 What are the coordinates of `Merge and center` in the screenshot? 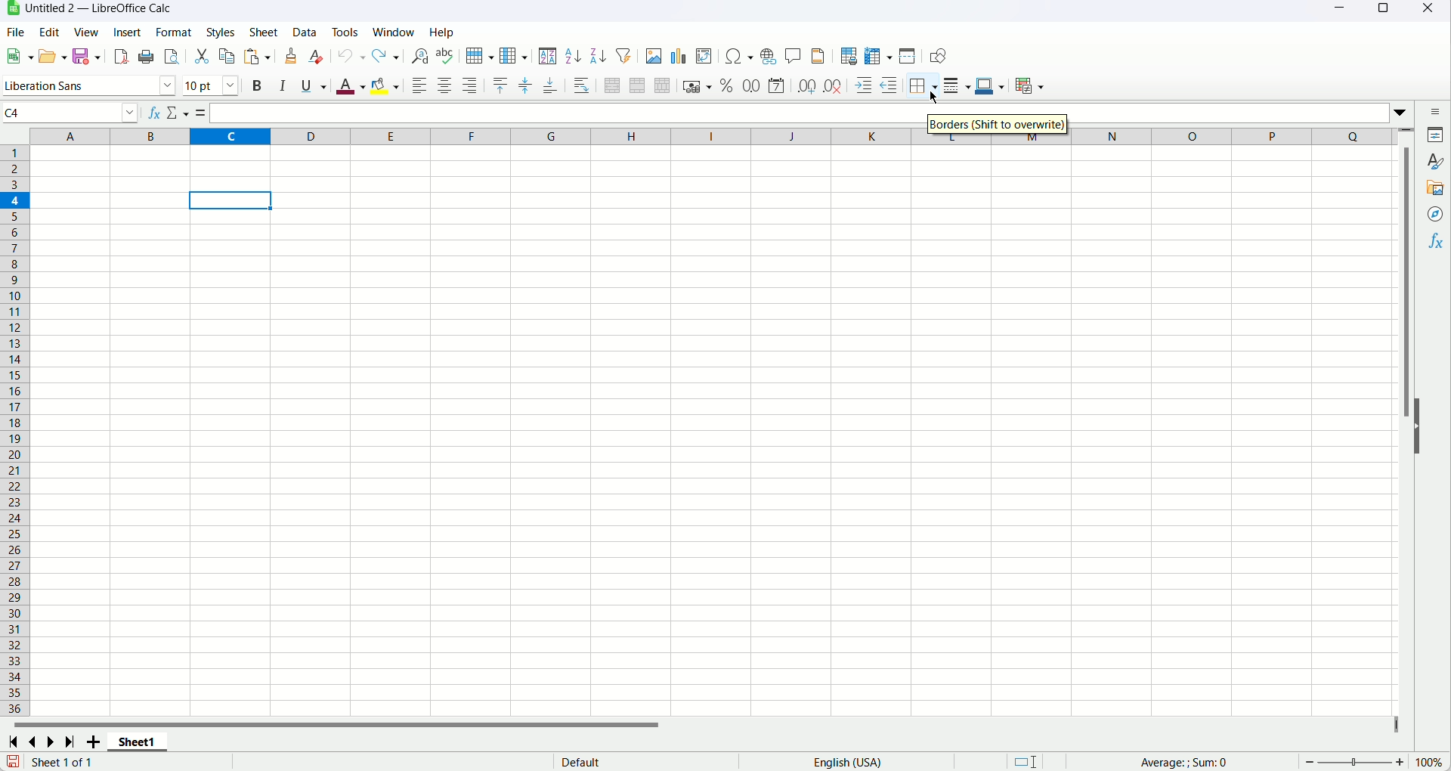 It's located at (612, 85).